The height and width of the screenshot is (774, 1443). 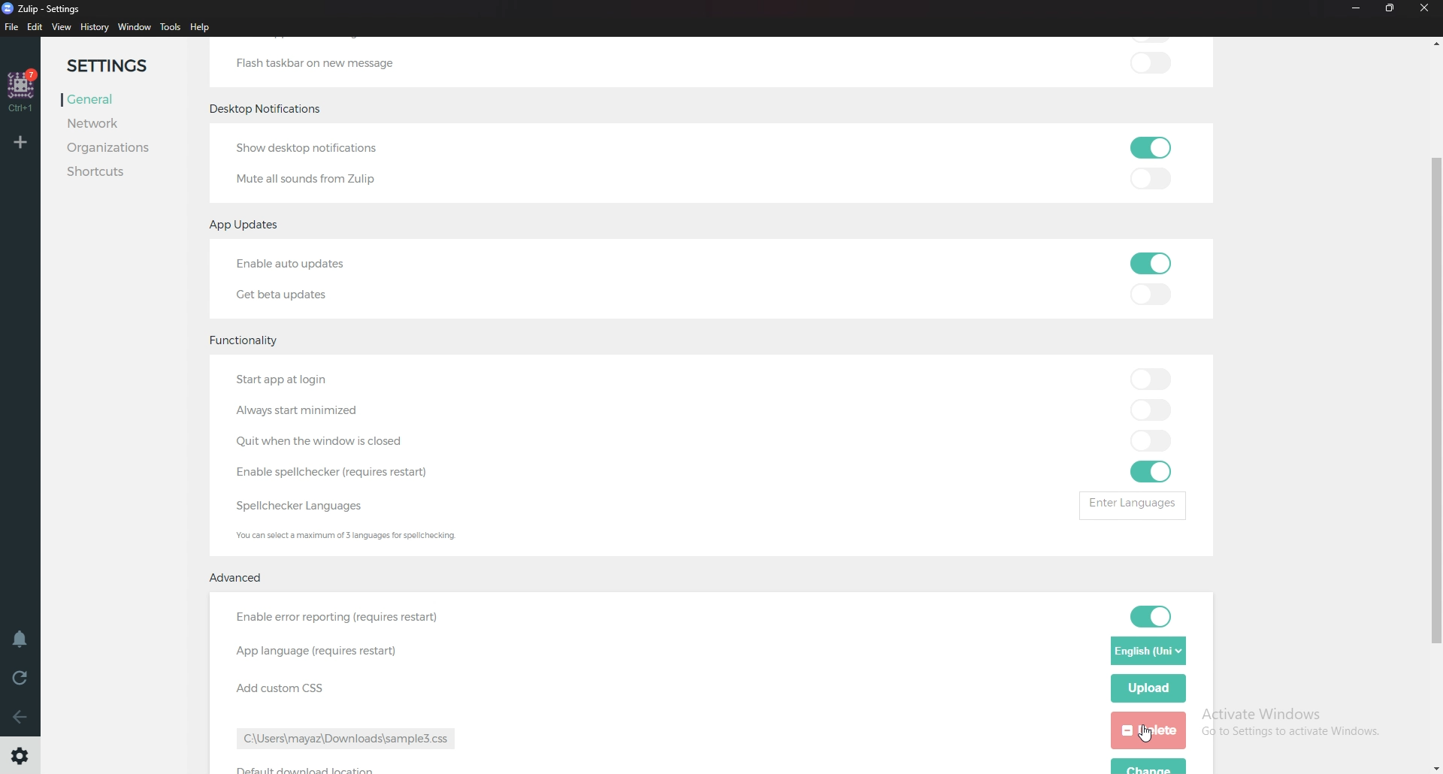 I want to click on resize, so click(x=1390, y=9).